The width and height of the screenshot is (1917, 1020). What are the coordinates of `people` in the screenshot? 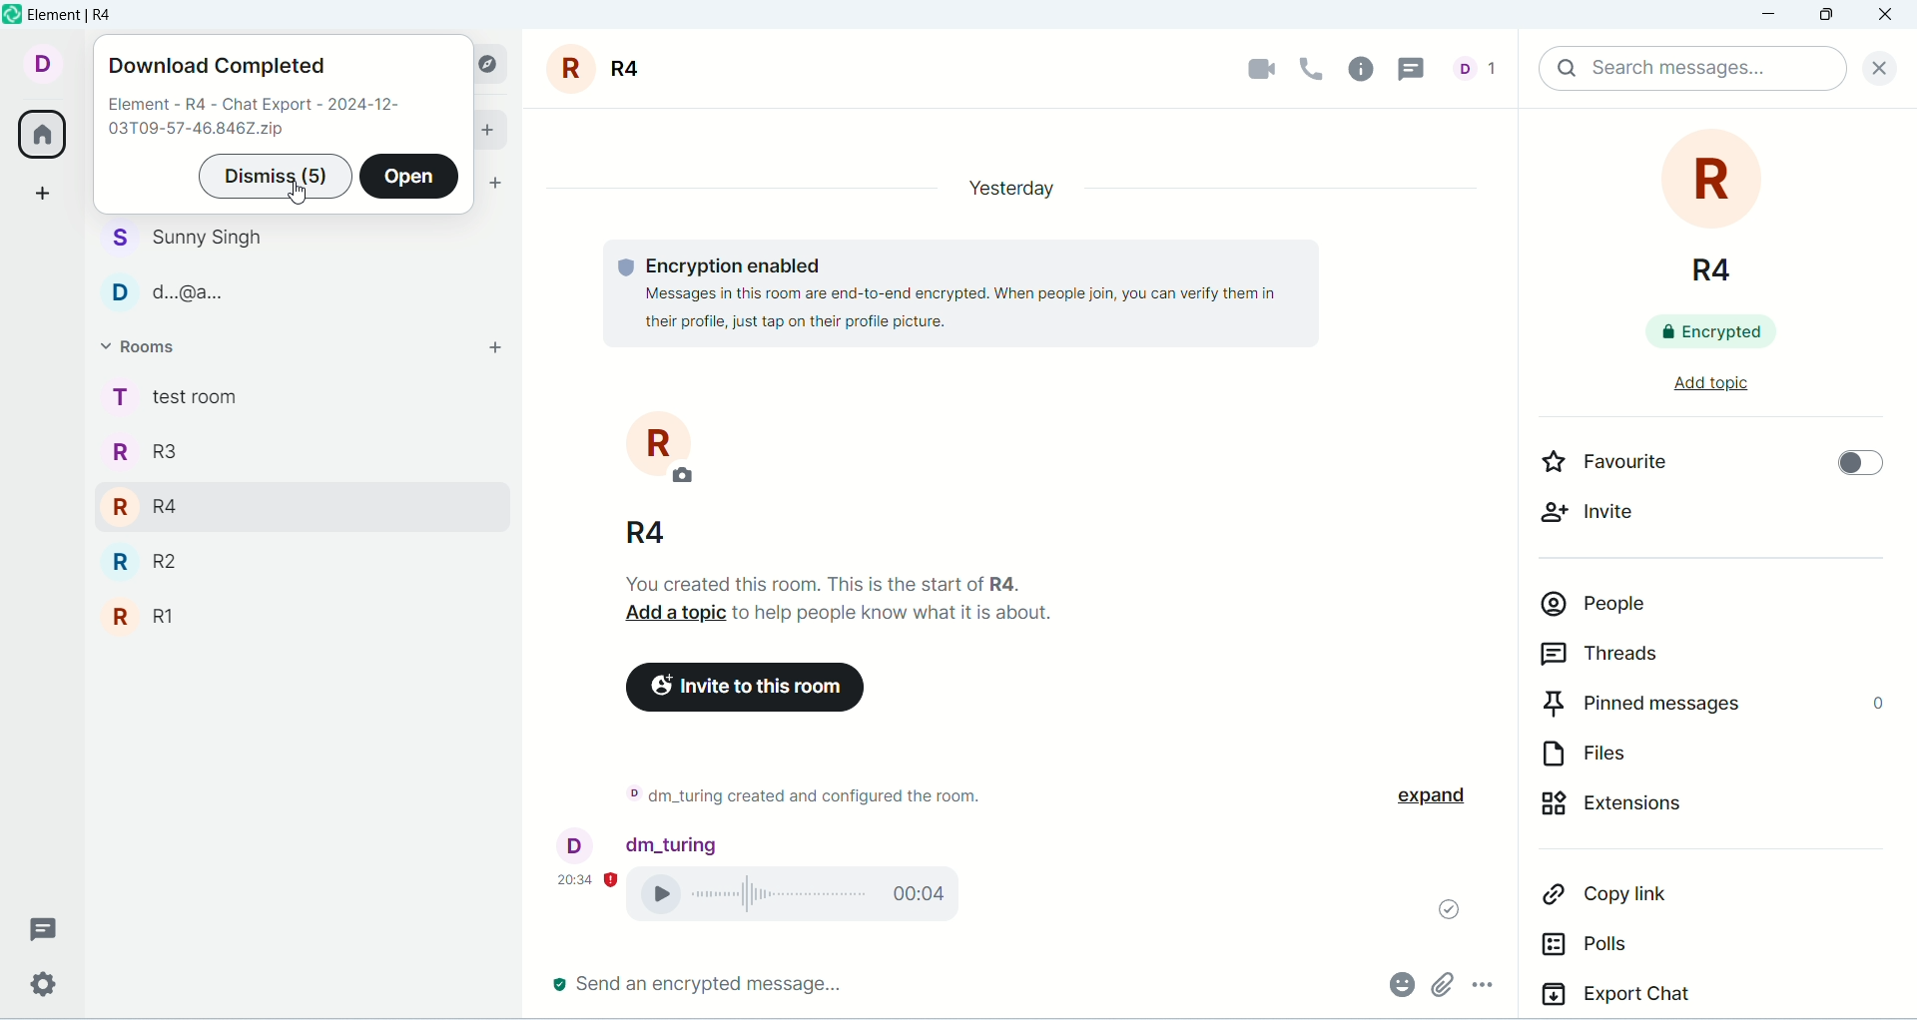 It's located at (1690, 612).